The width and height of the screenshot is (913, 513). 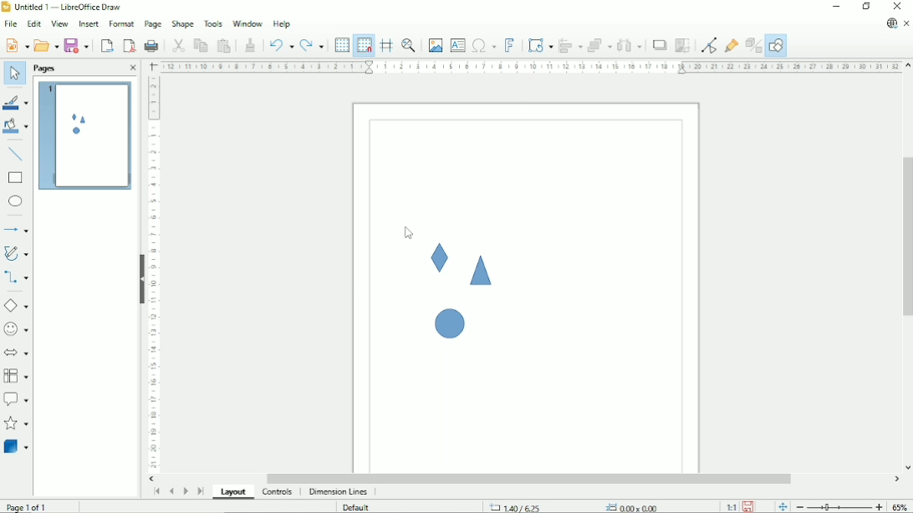 I want to click on Open, so click(x=45, y=44).